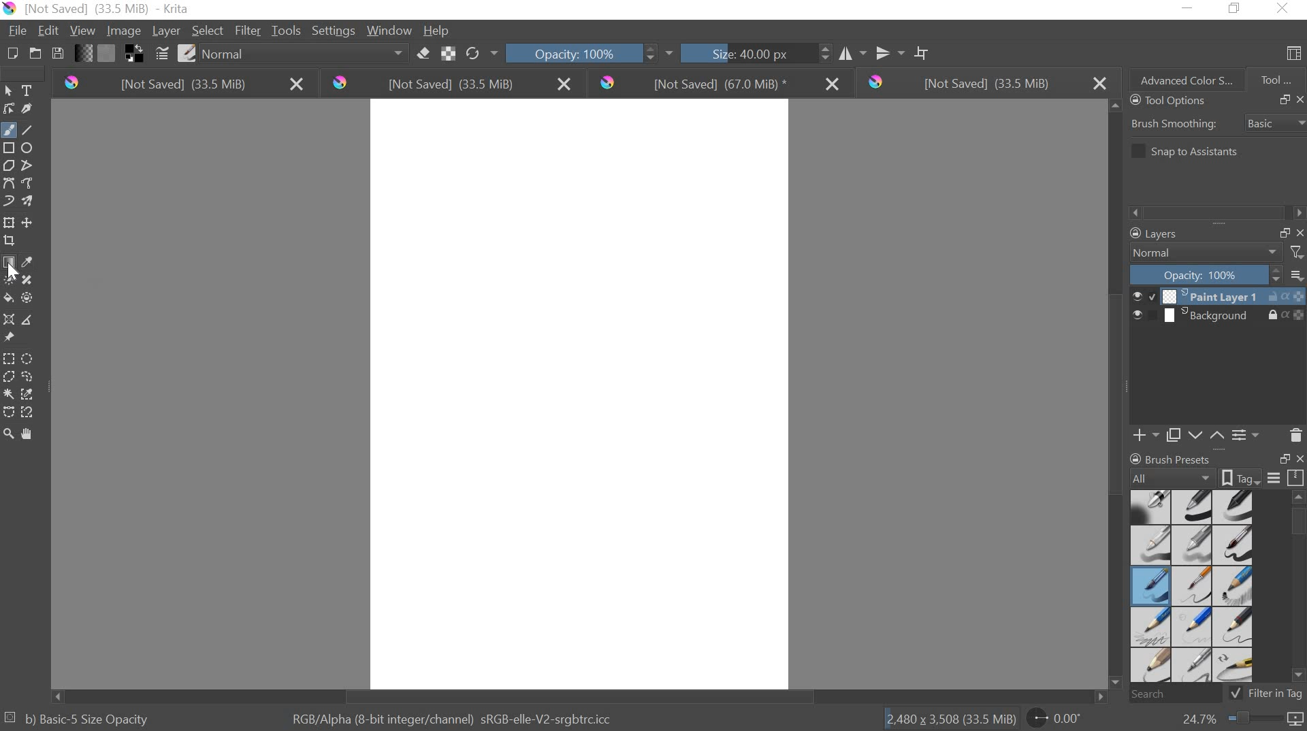 Image resolution: width=1307 pixels, height=731 pixels. Describe the element at coordinates (29, 412) in the screenshot. I see `magnetic selection` at that location.